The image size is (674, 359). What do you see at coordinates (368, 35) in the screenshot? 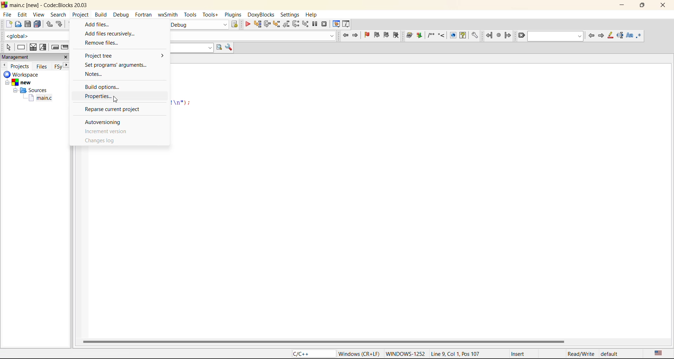
I see `toggle bookmark` at bounding box center [368, 35].